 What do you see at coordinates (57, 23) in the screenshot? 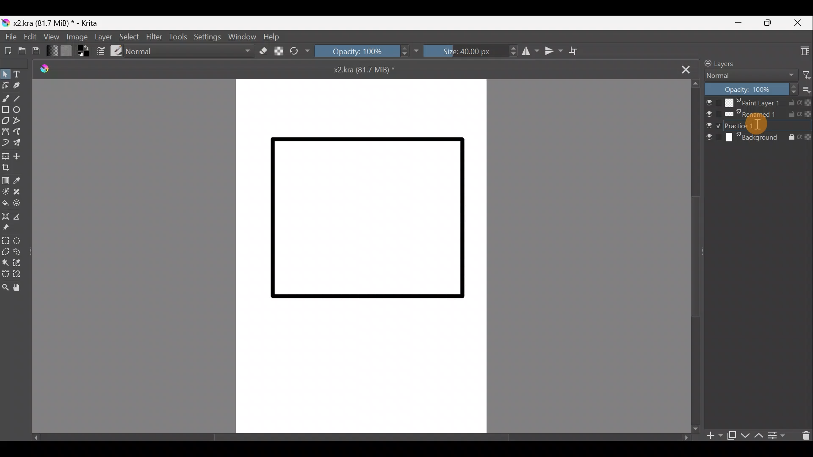
I see `x2.kra (81.7 MiB) * - Krita` at bounding box center [57, 23].